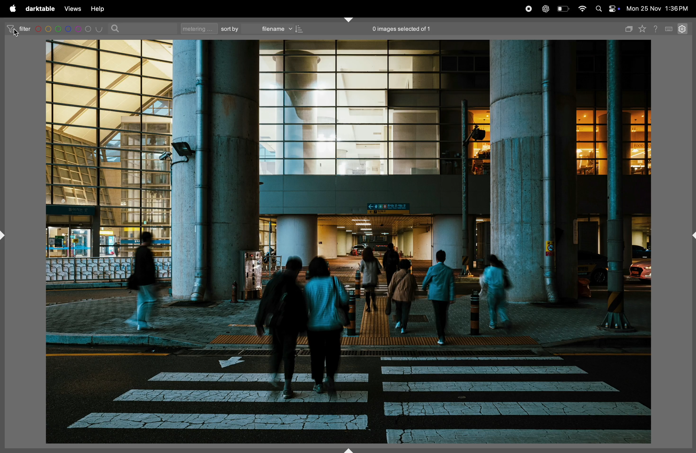  What do you see at coordinates (18, 29) in the screenshot?
I see `filter` at bounding box center [18, 29].